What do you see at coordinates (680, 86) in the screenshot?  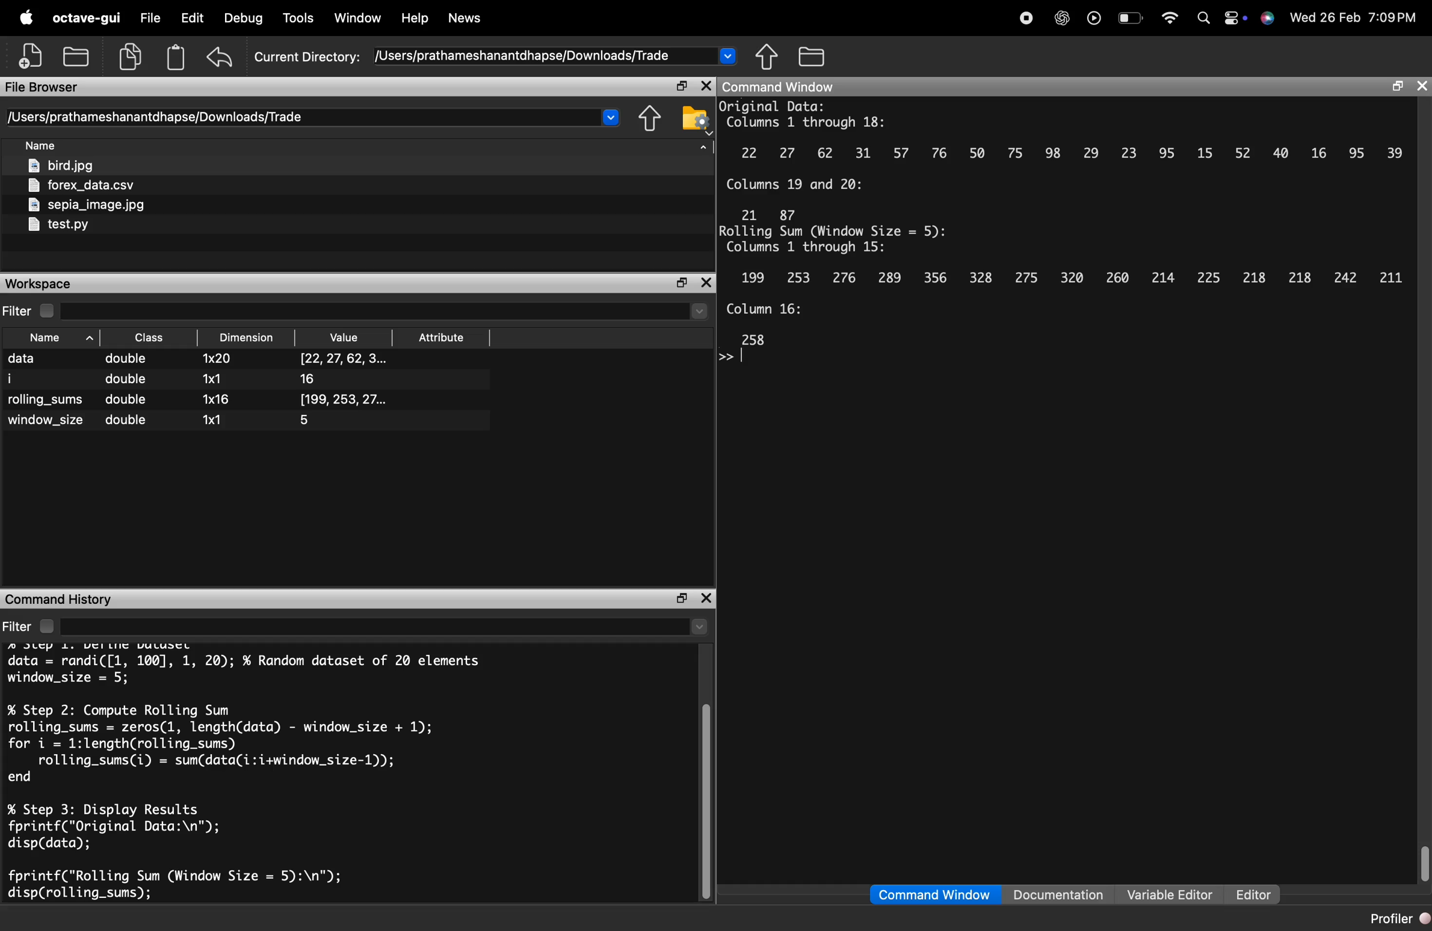 I see `maximize` at bounding box center [680, 86].